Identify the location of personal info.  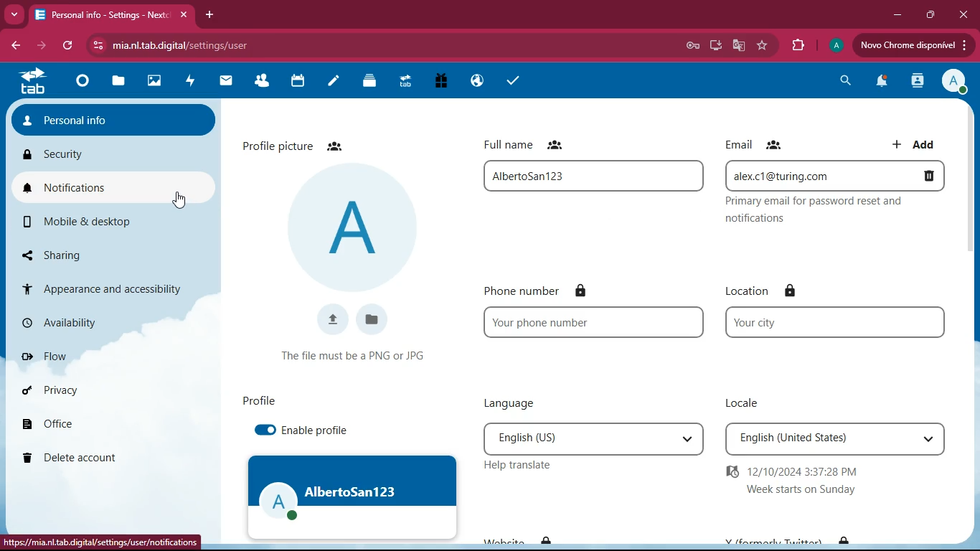
(116, 116).